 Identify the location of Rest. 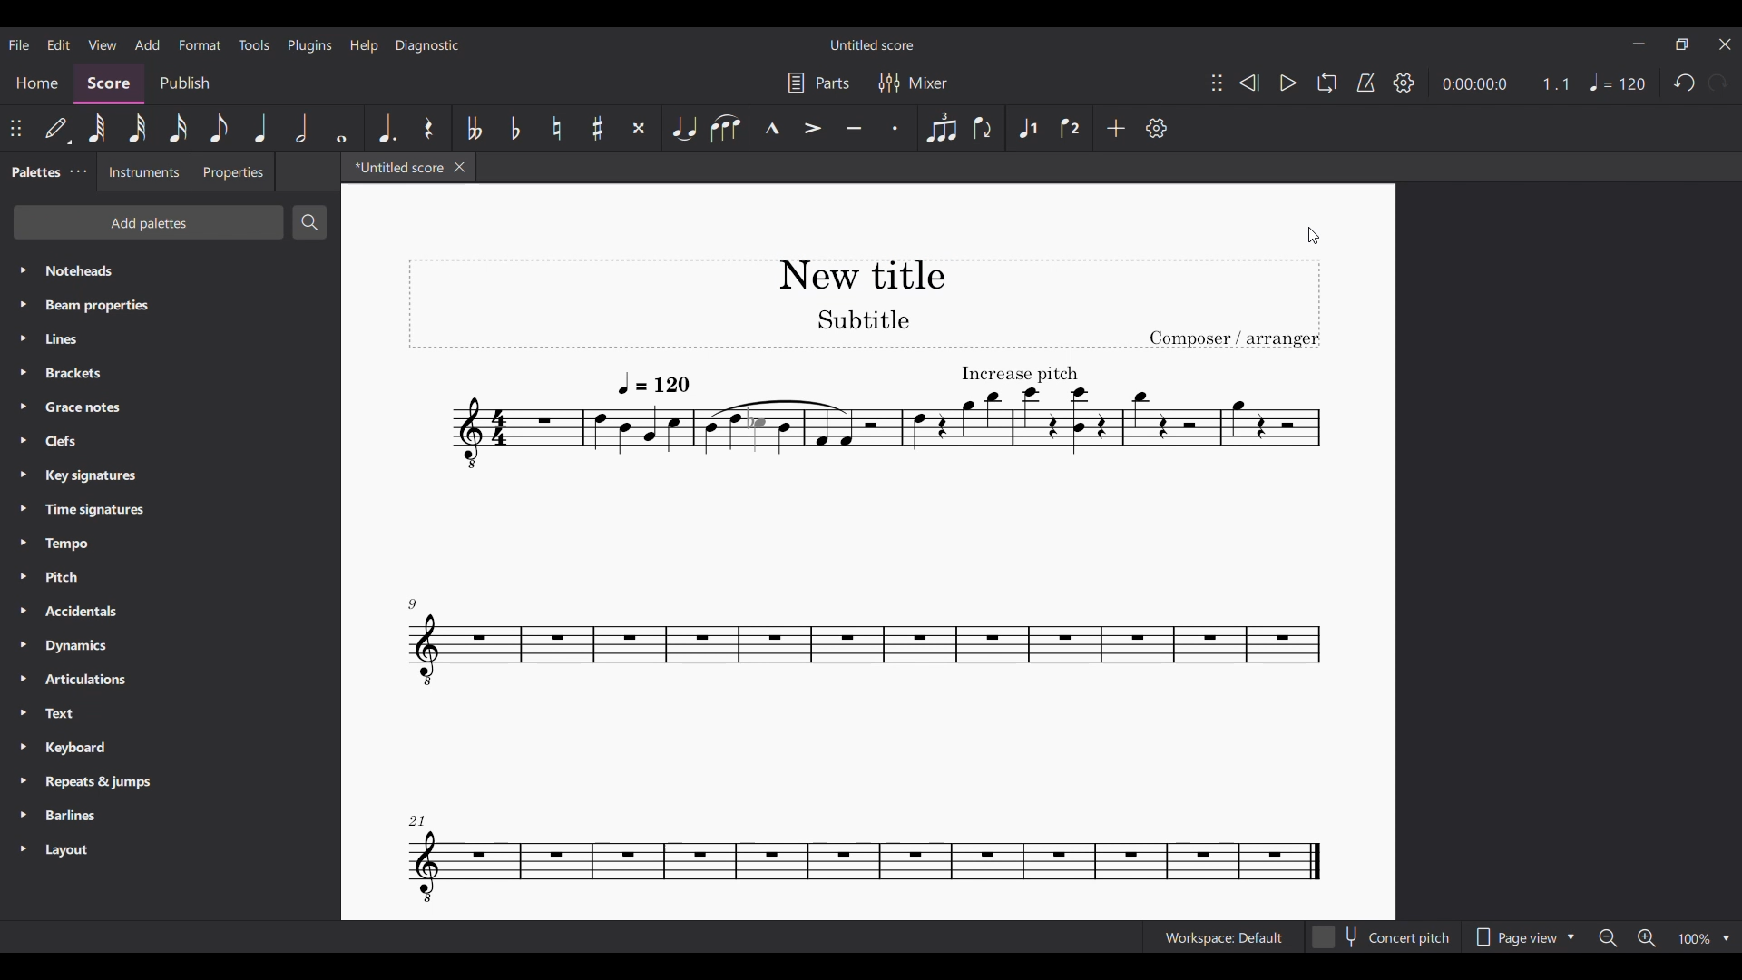
(429, 128).